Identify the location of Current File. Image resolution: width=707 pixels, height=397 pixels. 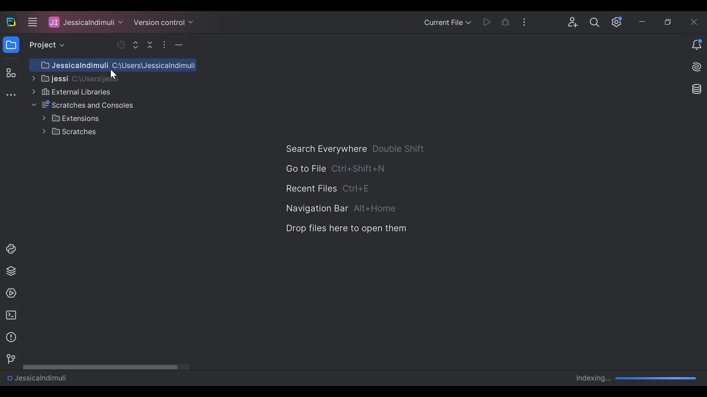
(447, 23).